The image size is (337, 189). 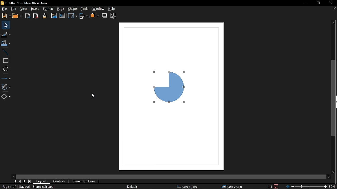 I want to click on Current document, so click(x=25, y=3).